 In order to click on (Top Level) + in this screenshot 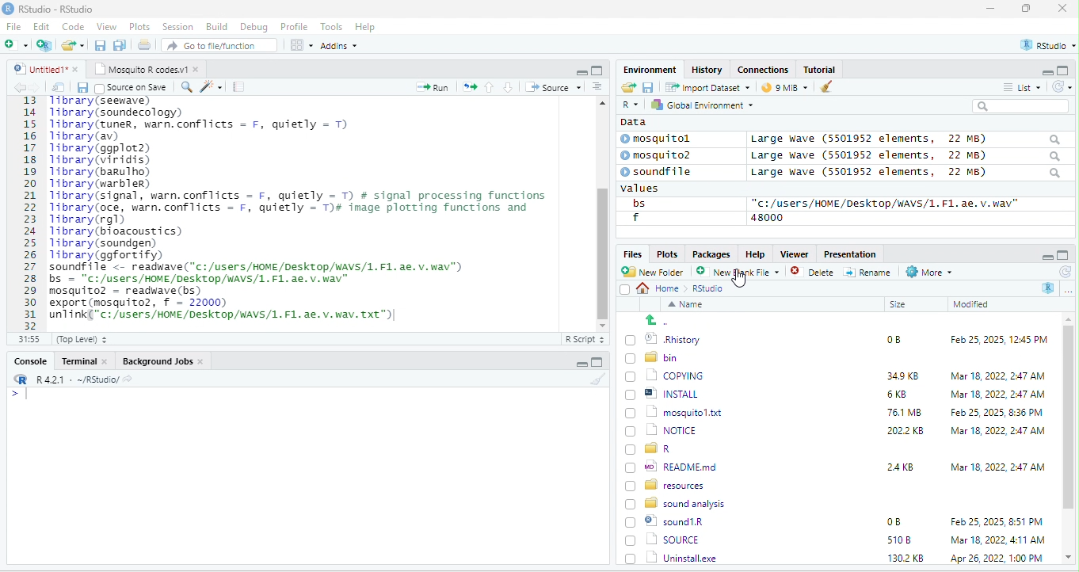, I will do `click(82, 339)`.